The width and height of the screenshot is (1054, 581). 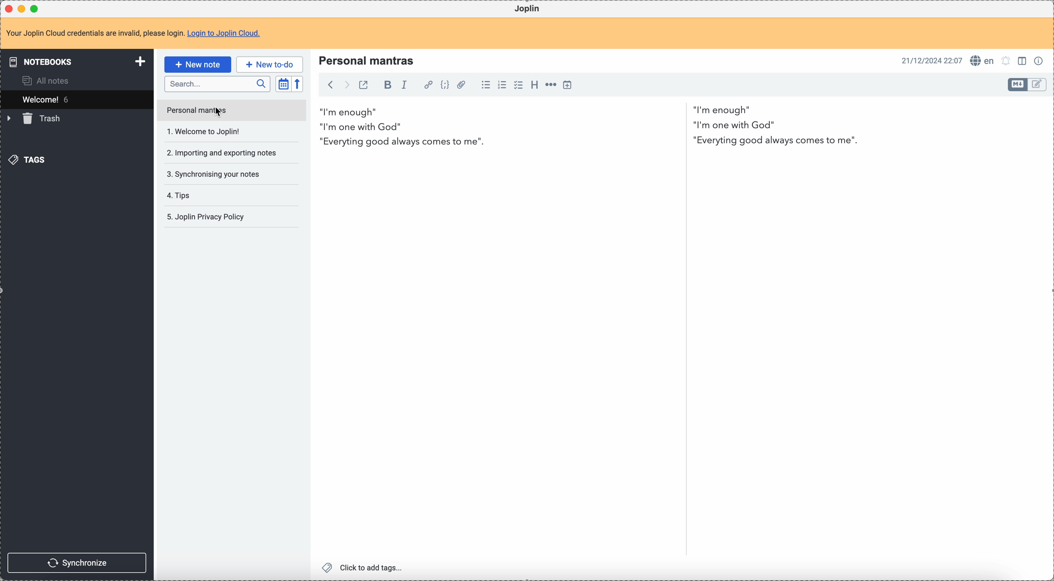 What do you see at coordinates (364, 567) in the screenshot?
I see `click to add tags` at bounding box center [364, 567].